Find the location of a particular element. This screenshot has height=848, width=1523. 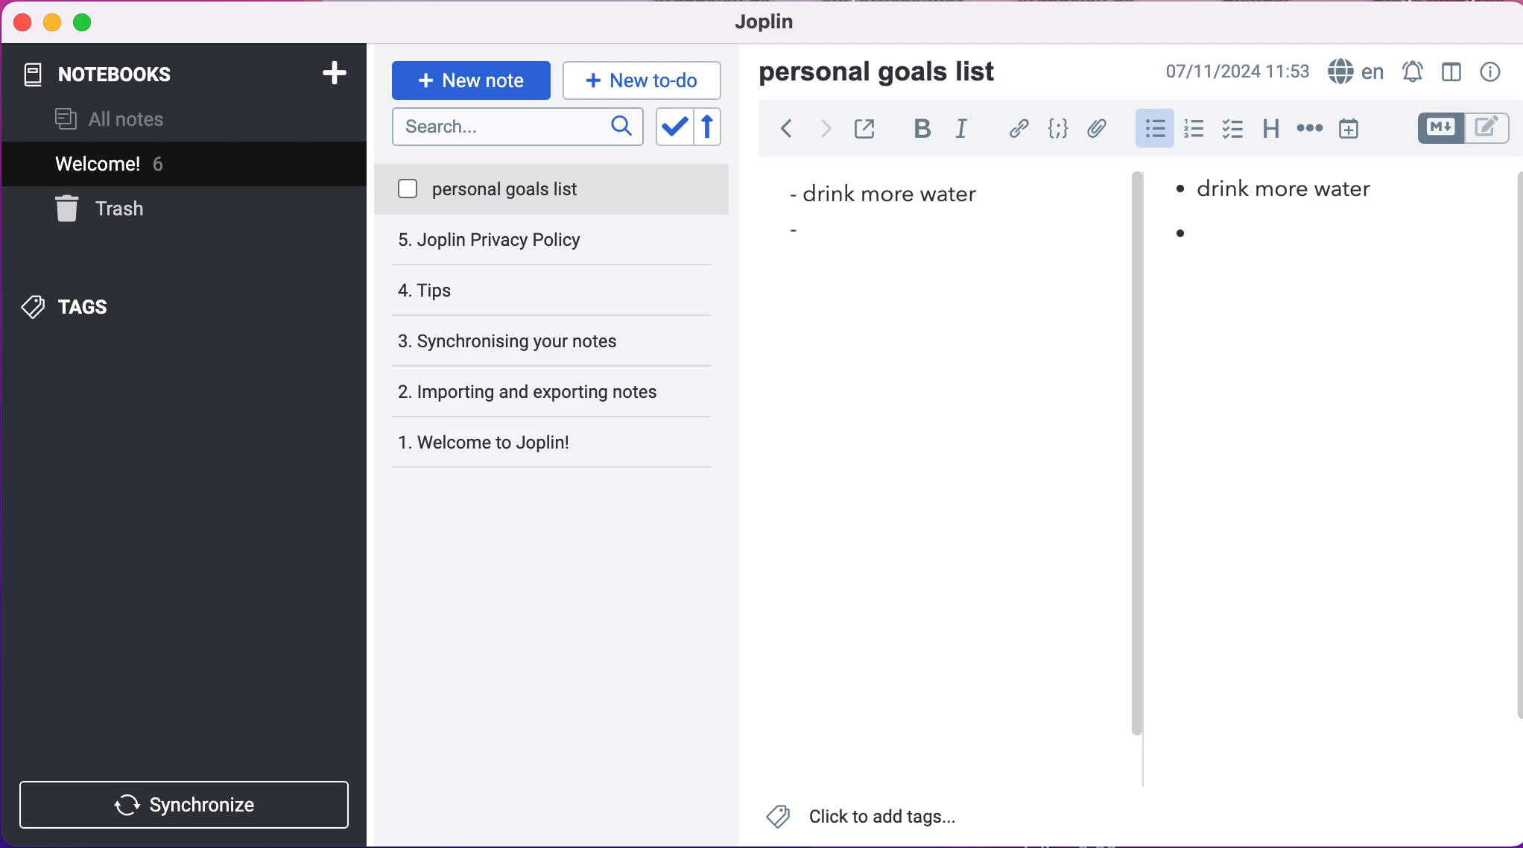

new note is located at coordinates (470, 79).